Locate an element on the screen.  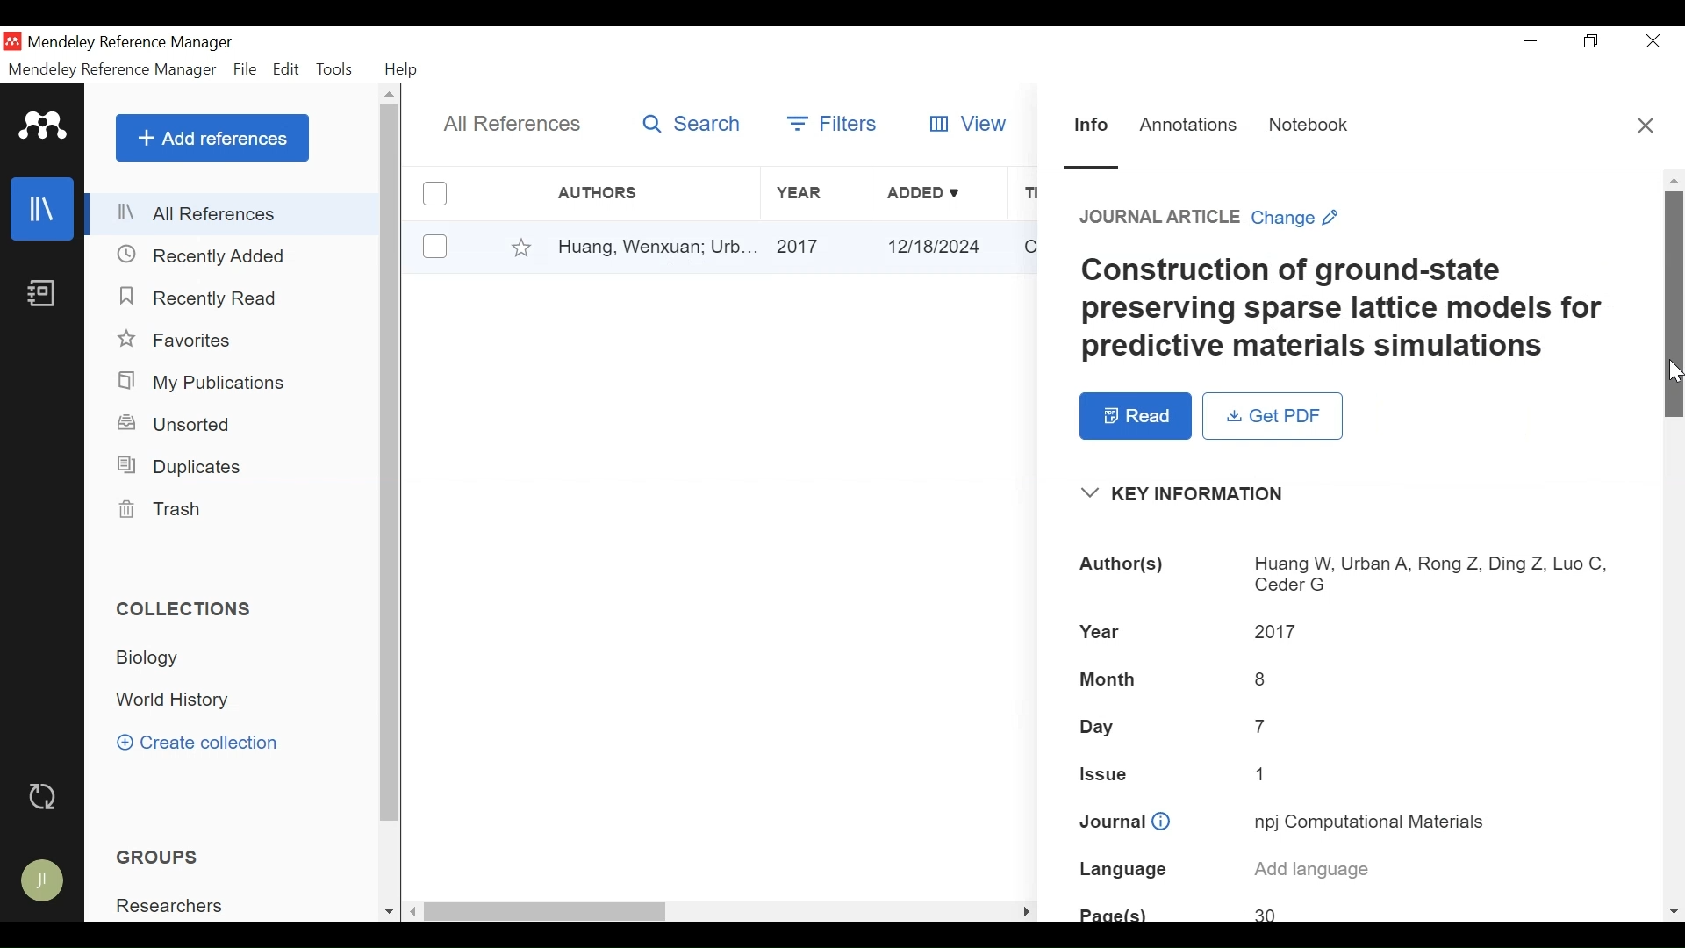
Close is located at coordinates (1644, 124).